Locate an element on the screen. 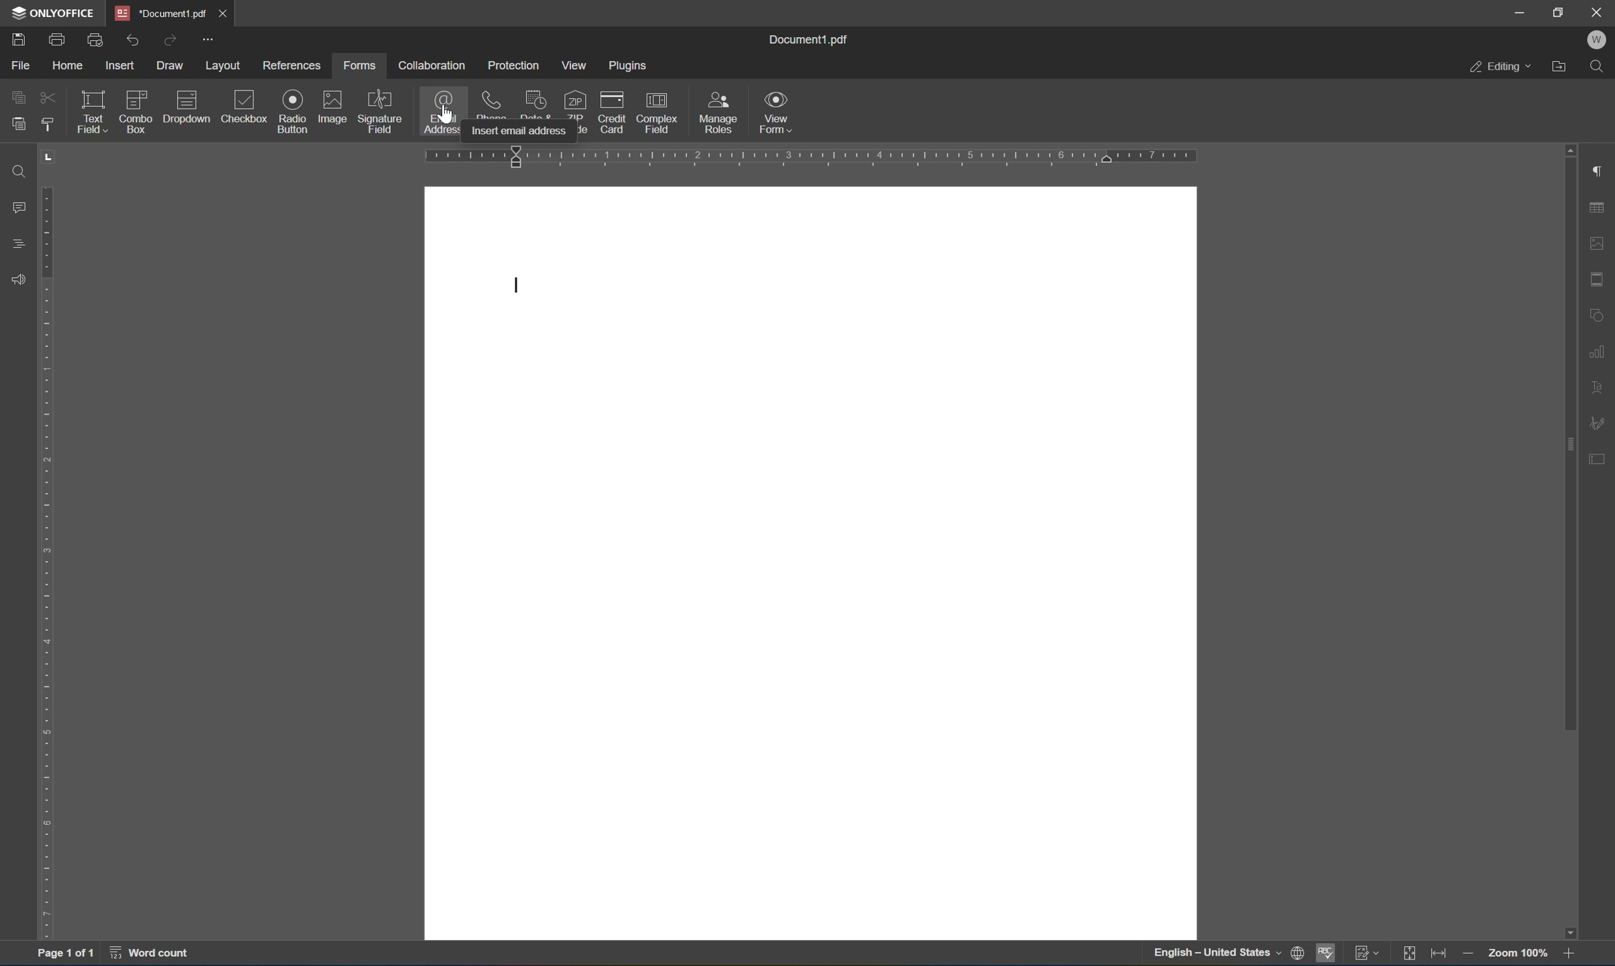  comments is located at coordinates (18, 208).